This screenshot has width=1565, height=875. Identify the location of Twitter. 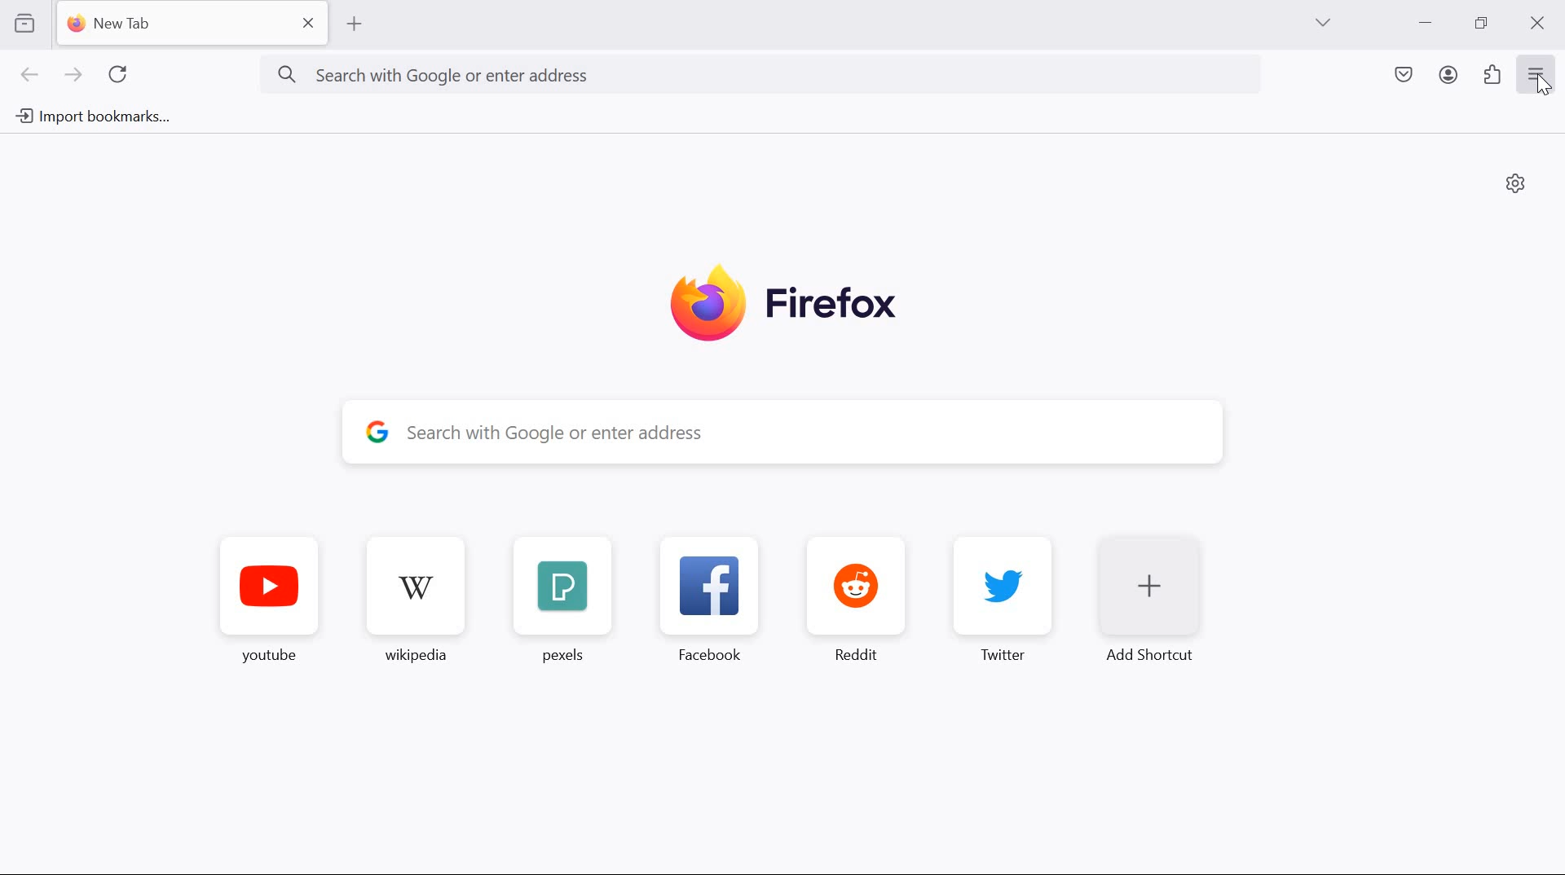
(1007, 596).